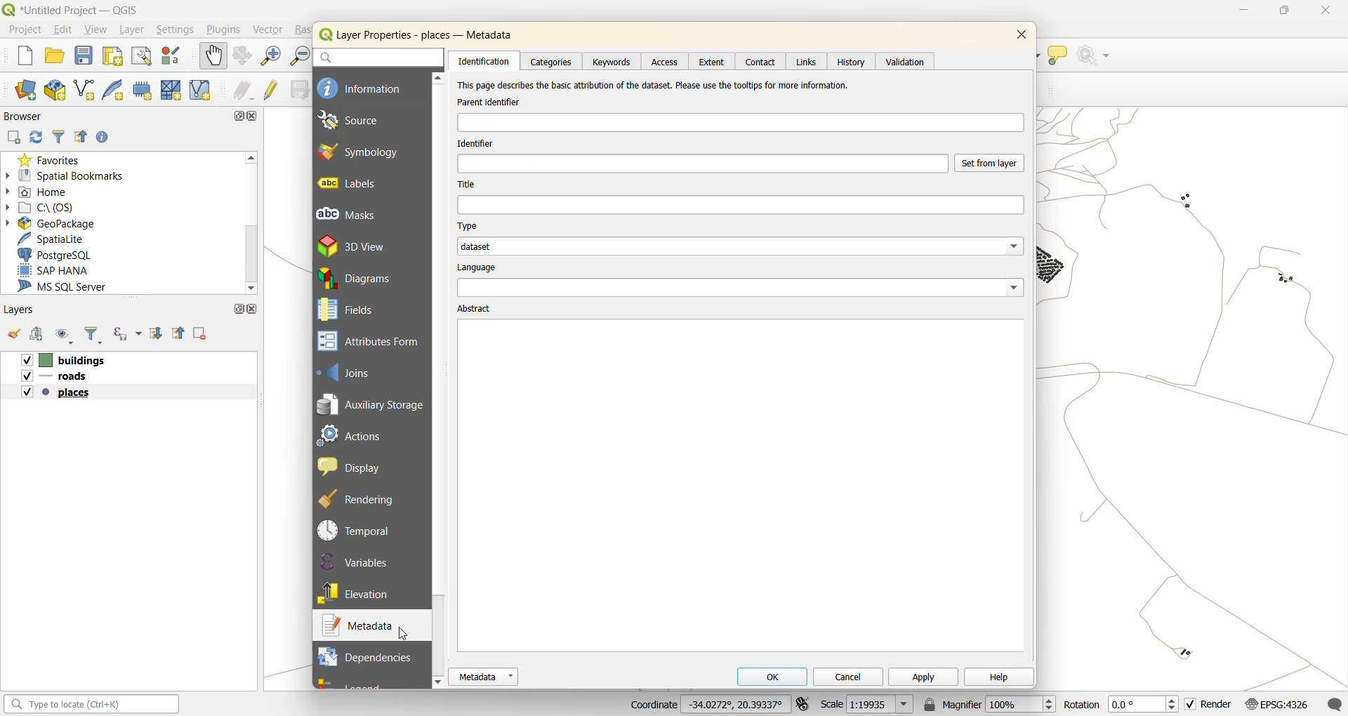  I want to click on print layout, so click(114, 58).